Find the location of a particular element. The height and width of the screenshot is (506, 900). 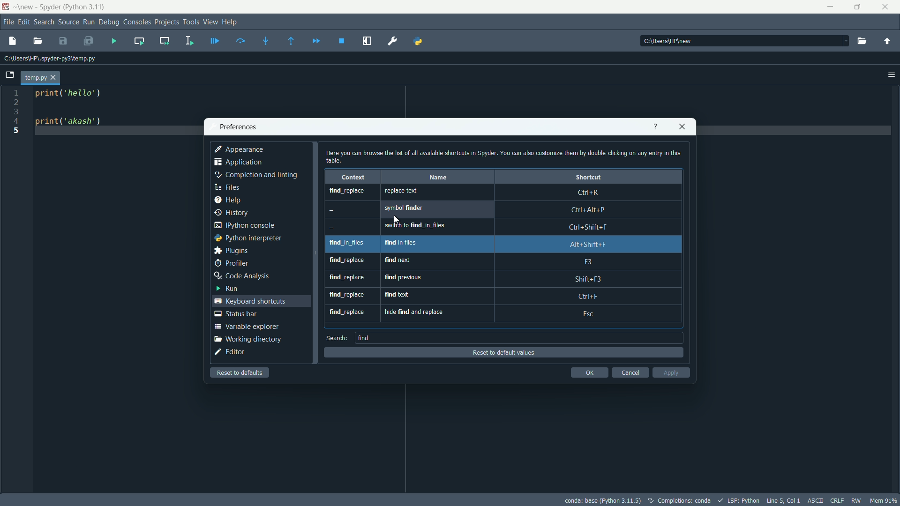

print('akash') is located at coordinates (74, 124).